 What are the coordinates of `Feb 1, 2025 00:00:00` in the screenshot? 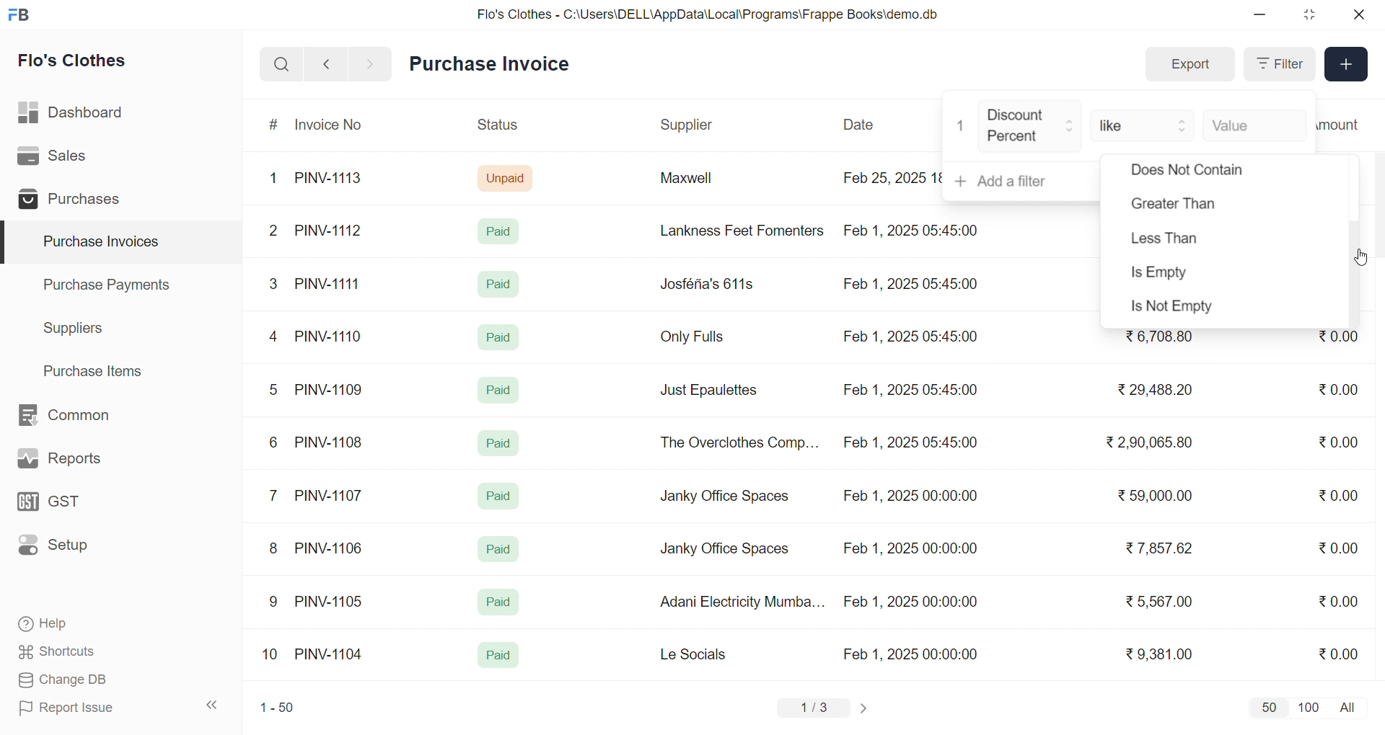 It's located at (913, 654).